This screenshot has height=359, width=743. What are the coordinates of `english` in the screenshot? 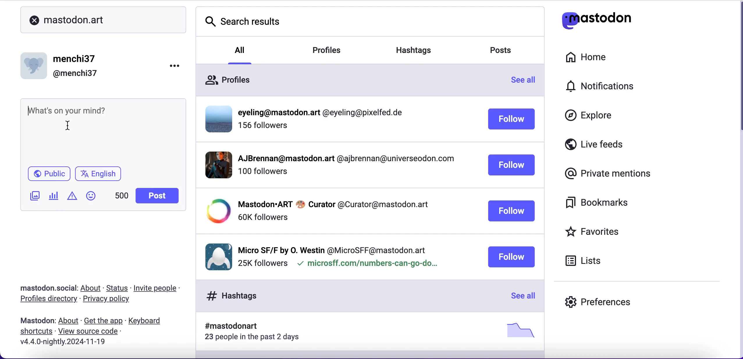 It's located at (99, 175).